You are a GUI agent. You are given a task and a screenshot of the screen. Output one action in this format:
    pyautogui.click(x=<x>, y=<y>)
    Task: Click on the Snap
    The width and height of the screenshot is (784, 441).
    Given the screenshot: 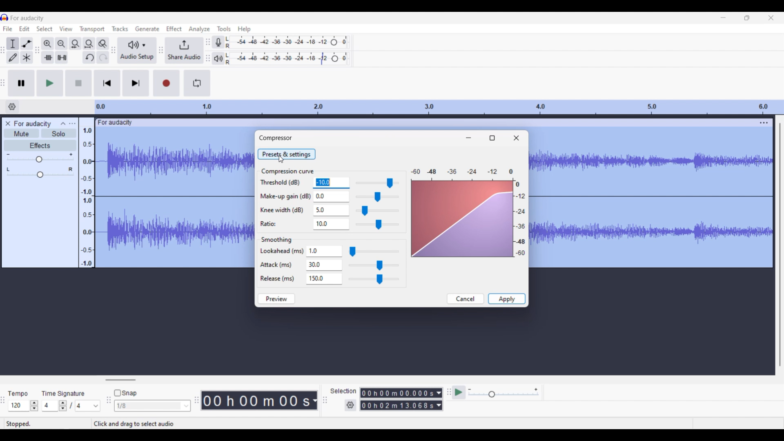 What is the action you would take?
    pyautogui.click(x=125, y=393)
    